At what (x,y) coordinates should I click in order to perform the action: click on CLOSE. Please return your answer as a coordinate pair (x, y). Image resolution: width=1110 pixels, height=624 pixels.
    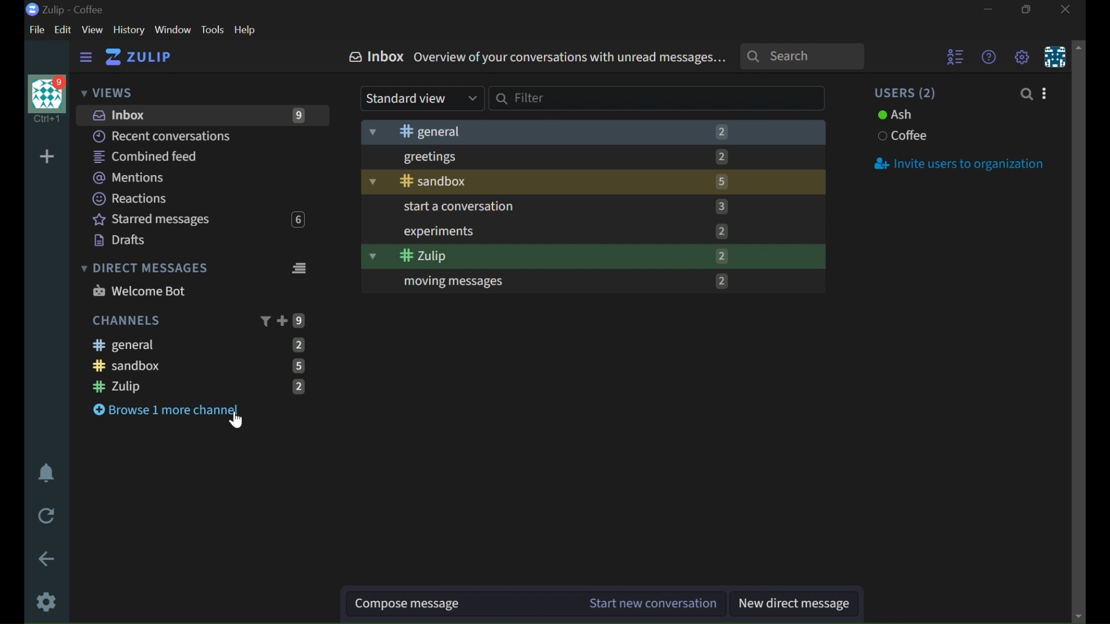
    Looking at the image, I should click on (1066, 9).